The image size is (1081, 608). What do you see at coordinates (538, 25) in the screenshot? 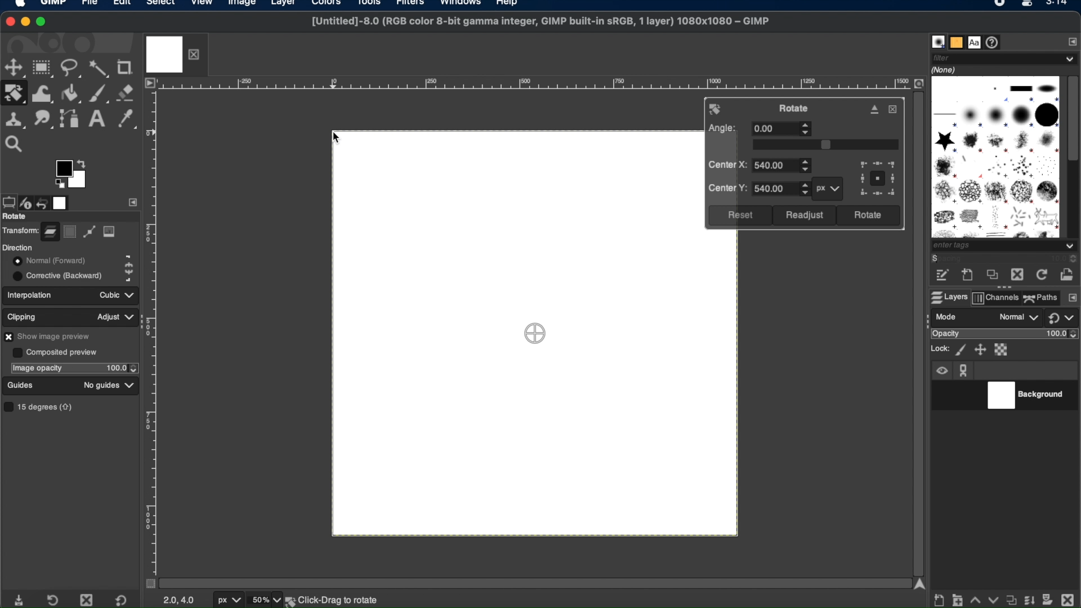
I see `[Untitled]-8.0 (RGB color 8-bit gamma integer, GIMP built-in sRGB, 1 layer) 1080x1080 - GIMP` at bounding box center [538, 25].